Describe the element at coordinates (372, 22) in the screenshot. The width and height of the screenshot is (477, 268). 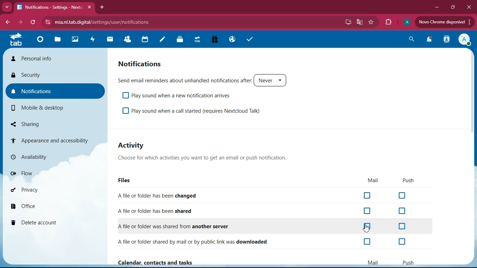
I see `favorite` at that location.